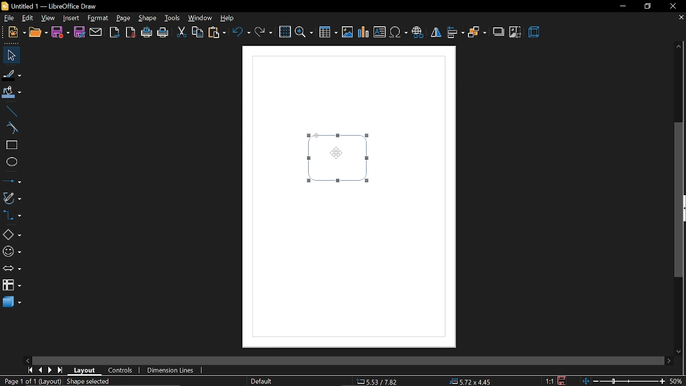 Image resolution: width=686 pixels, height=386 pixels. What do you see at coordinates (12, 181) in the screenshot?
I see `lines and arrows` at bounding box center [12, 181].